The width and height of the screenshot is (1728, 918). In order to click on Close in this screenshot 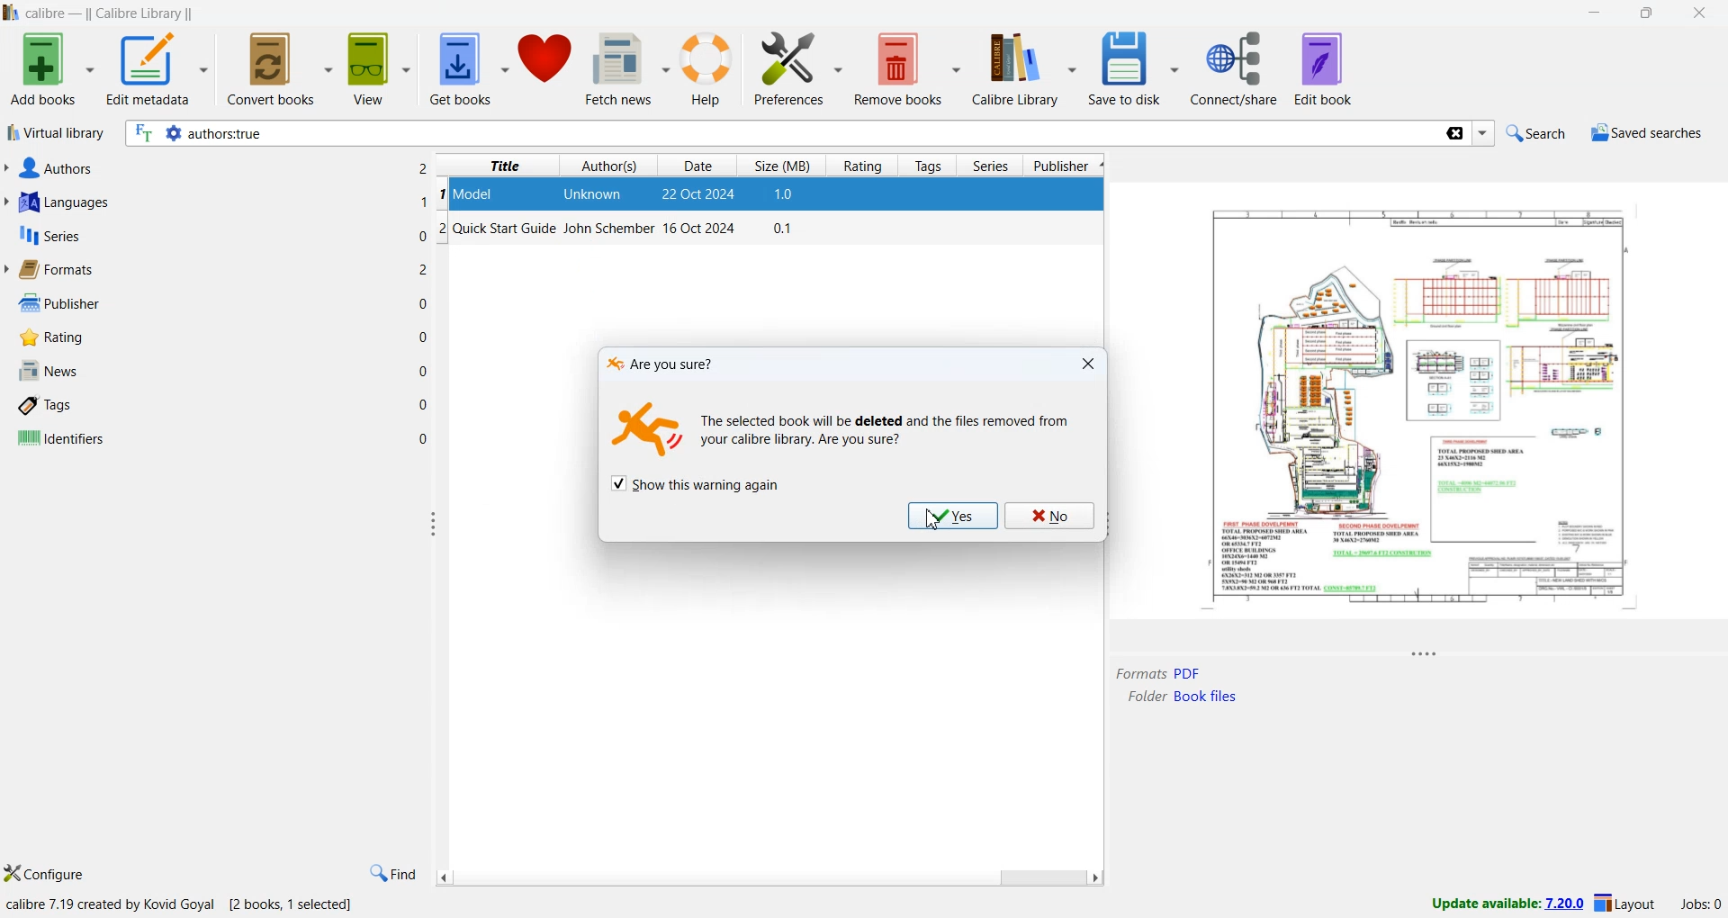, I will do `click(1089, 364)`.